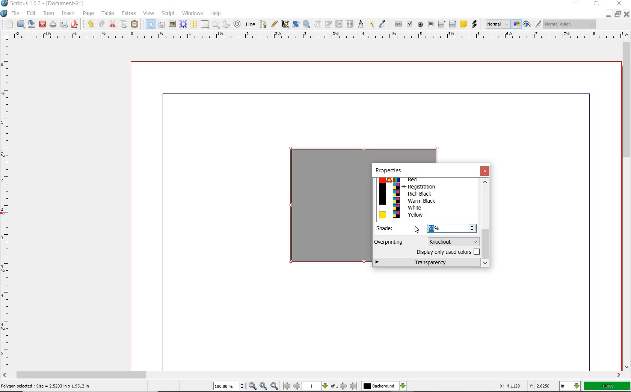 The image size is (631, 392). Describe the element at coordinates (344, 386) in the screenshot. I see `go to next page` at that location.